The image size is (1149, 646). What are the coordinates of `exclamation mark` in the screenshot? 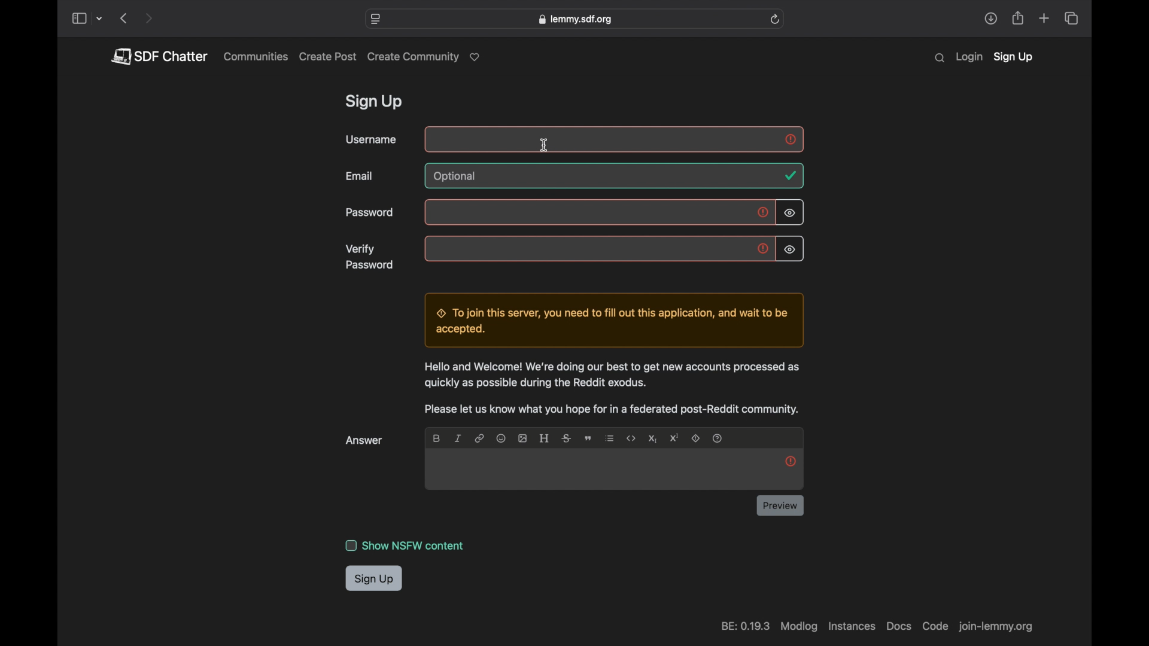 It's located at (791, 139).